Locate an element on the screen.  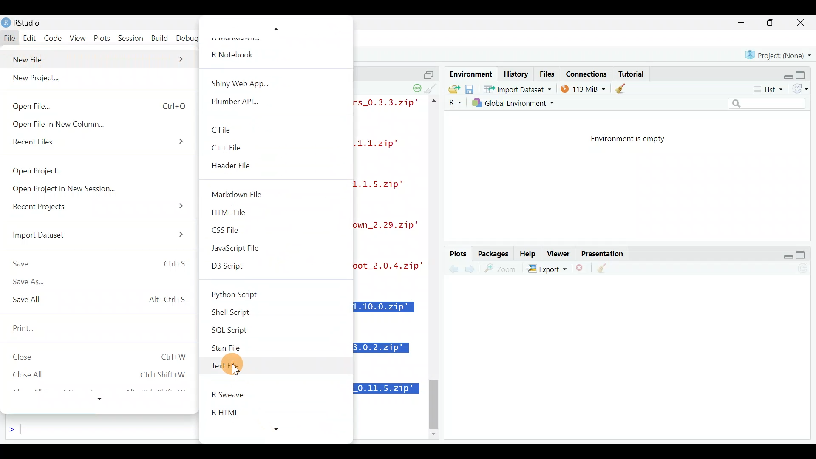
scroll bar is located at coordinates (435, 269).